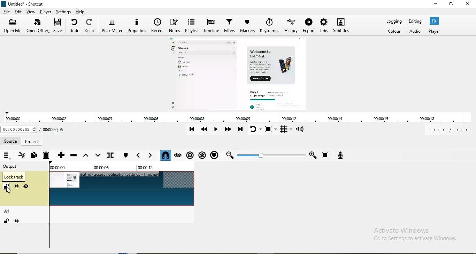  I want to click on Append, so click(61, 157).